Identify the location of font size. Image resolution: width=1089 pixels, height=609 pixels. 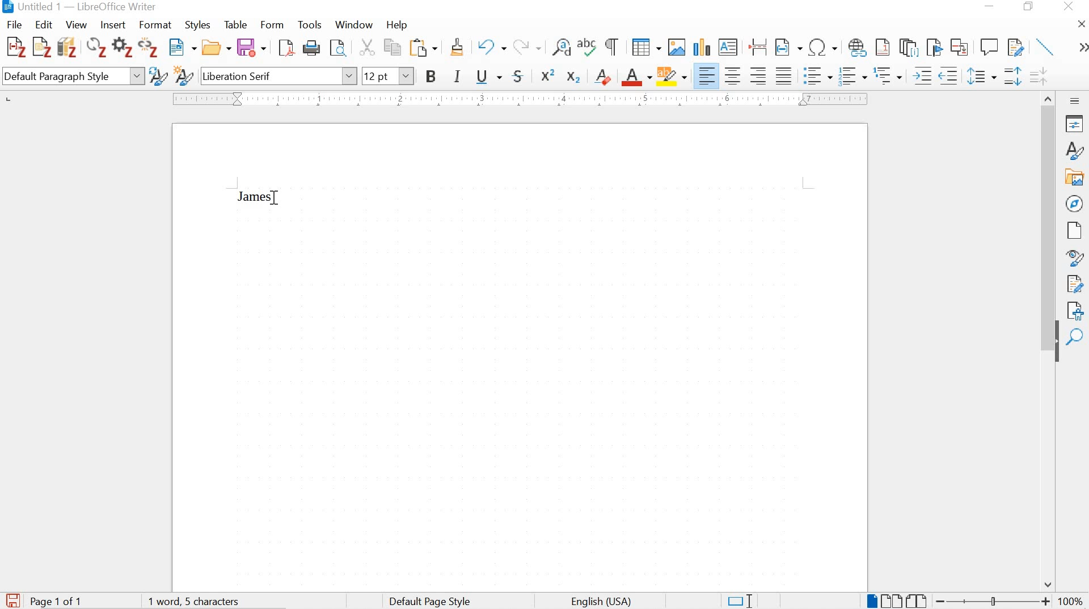
(389, 78).